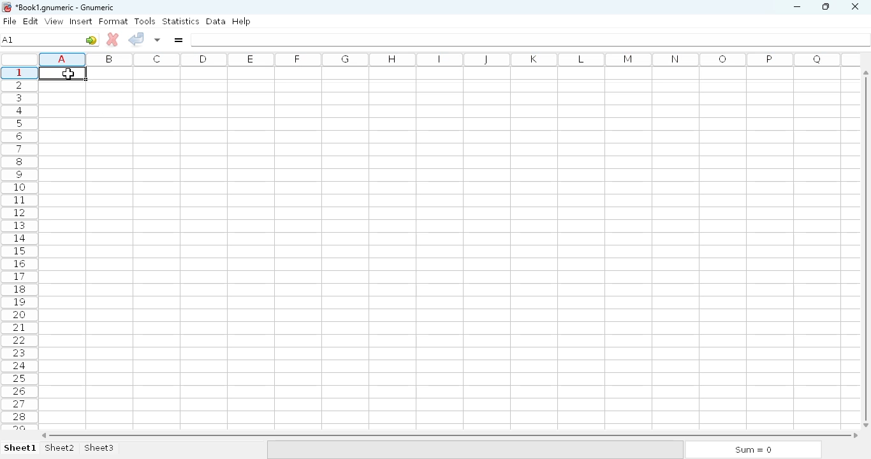 This screenshot has width=871, height=459. Describe the element at coordinates (66, 8) in the screenshot. I see `title` at that location.